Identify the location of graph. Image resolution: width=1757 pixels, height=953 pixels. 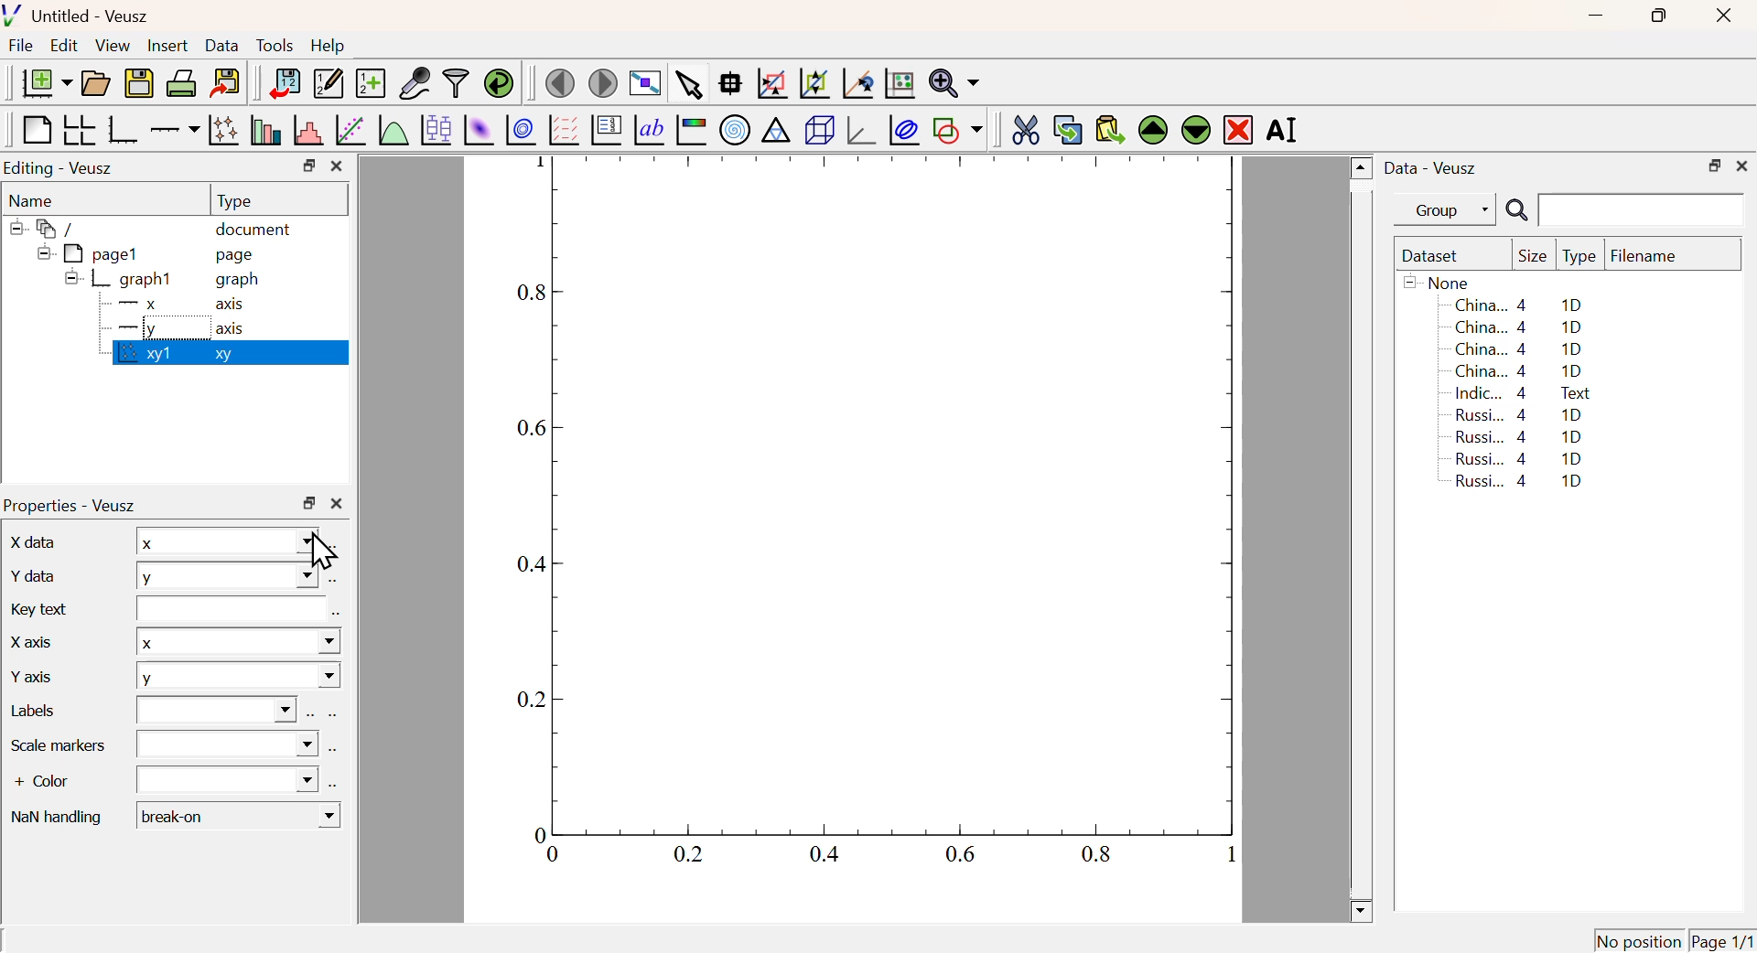
(240, 281).